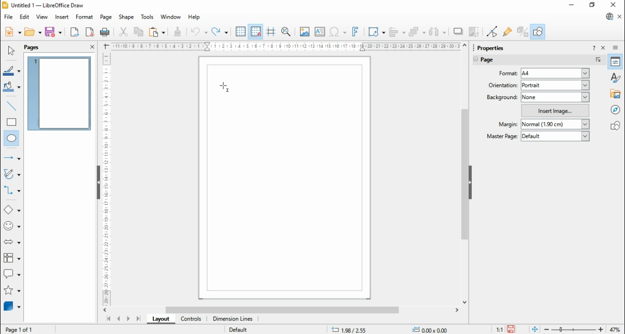 The image size is (625, 334). I want to click on properties, so click(616, 62).